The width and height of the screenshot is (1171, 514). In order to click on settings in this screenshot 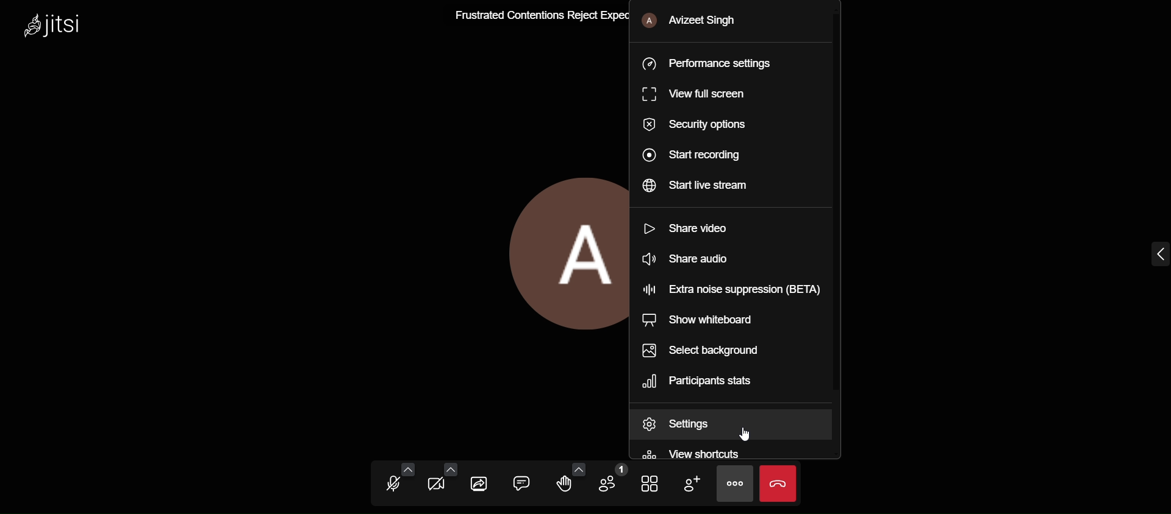, I will do `click(729, 423)`.